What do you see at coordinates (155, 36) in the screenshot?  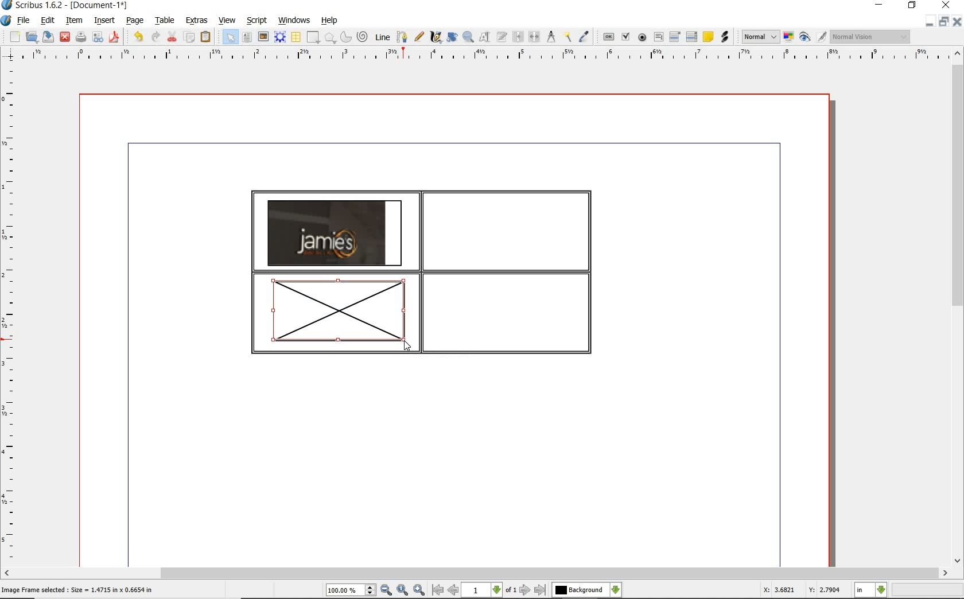 I see `redo` at bounding box center [155, 36].